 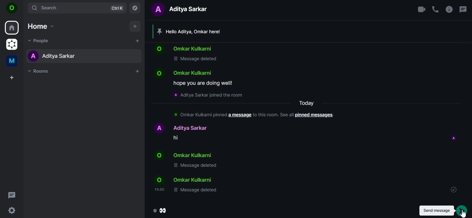 What do you see at coordinates (11, 61) in the screenshot?
I see `me` at bounding box center [11, 61].